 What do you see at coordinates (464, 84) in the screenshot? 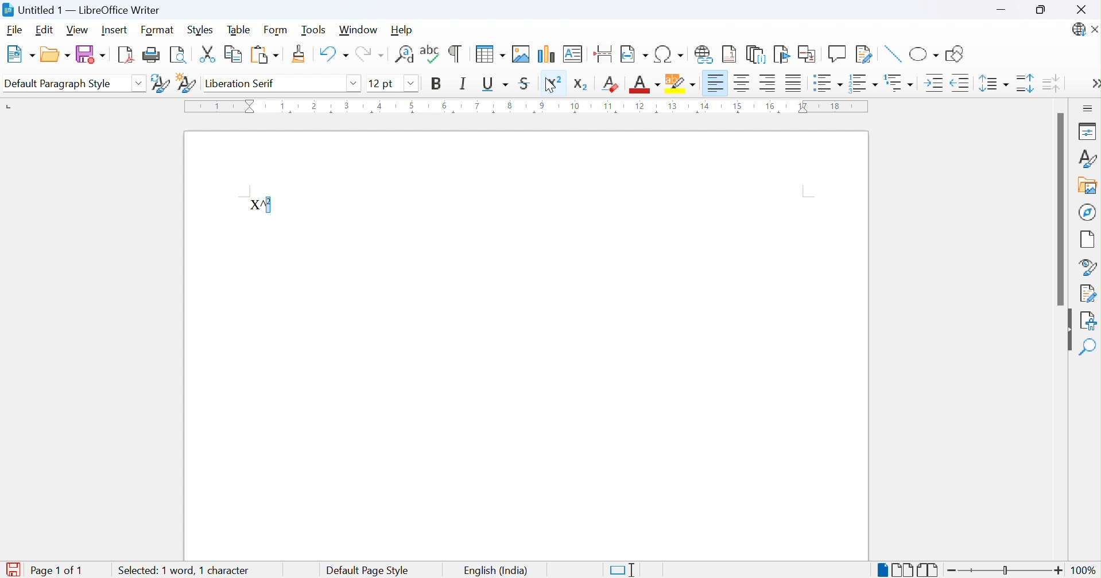
I see `Italic` at bounding box center [464, 84].